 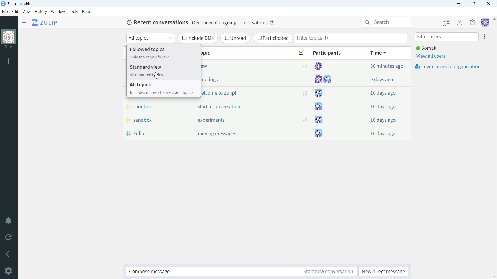 I want to click on organization, so click(x=9, y=37).